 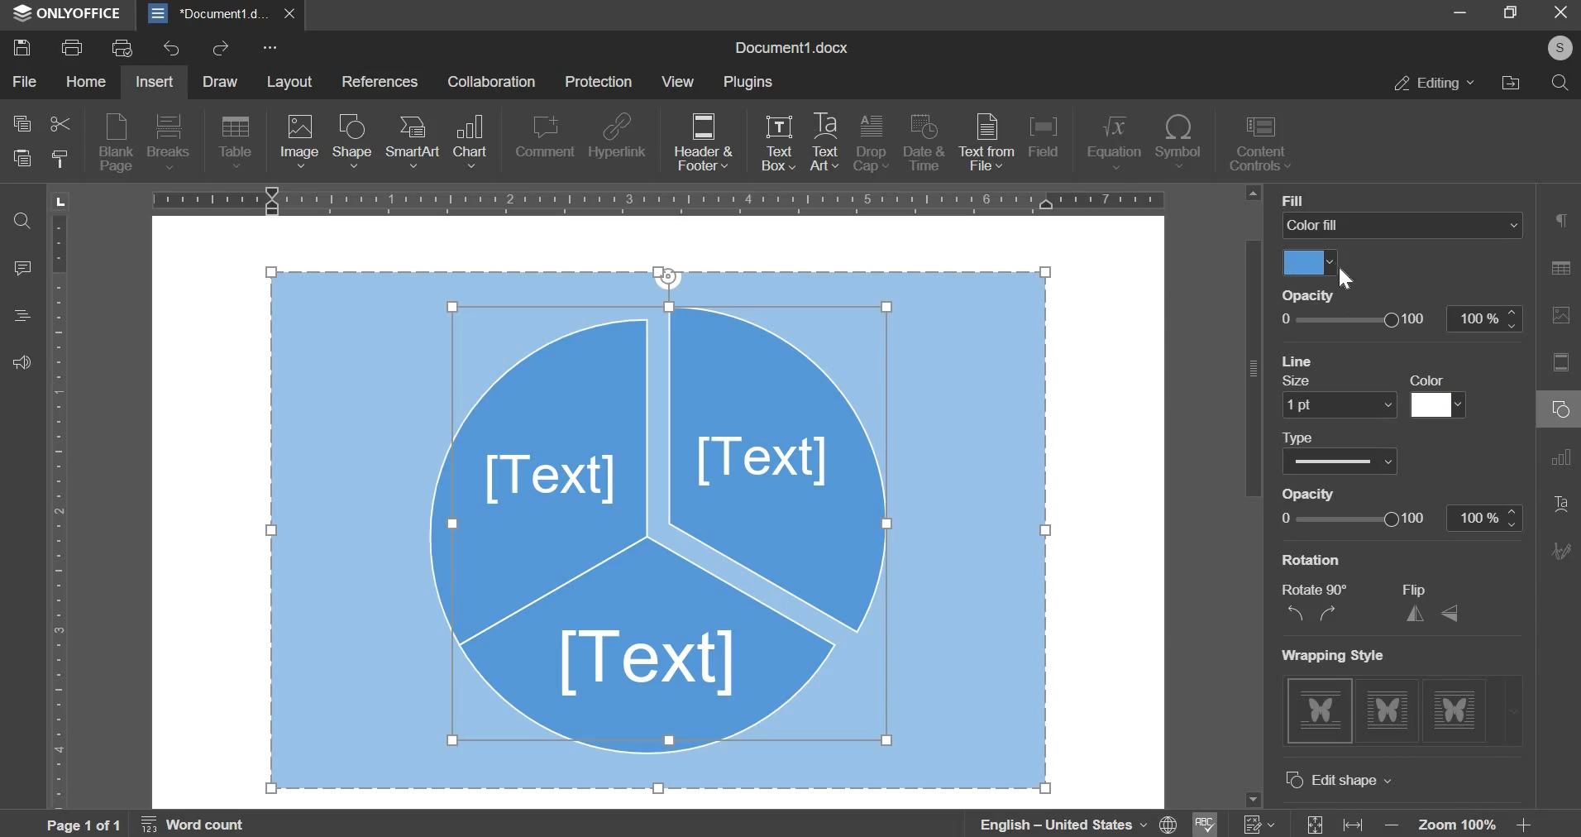 What do you see at coordinates (1356, 655) in the screenshot?
I see `` at bounding box center [1356, 655].